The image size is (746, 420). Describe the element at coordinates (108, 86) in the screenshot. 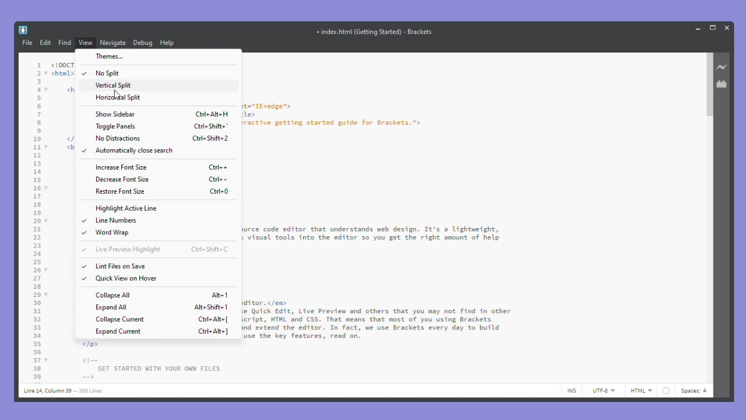

I see `Vertical split` at that location.